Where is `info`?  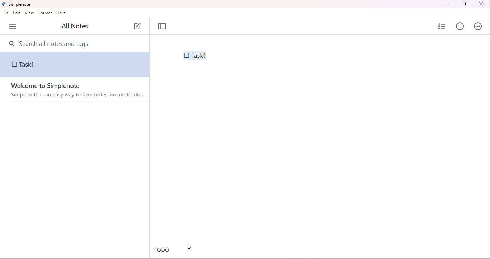 info is located at coordinates (460, 26).